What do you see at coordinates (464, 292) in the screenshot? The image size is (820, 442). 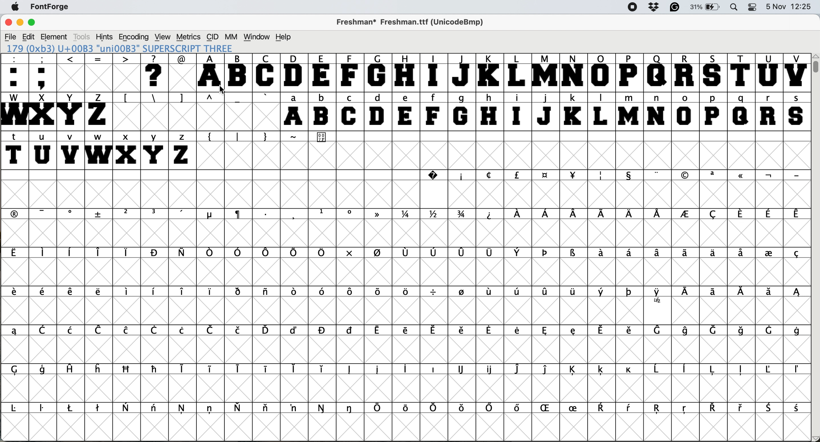 I see `symbol` at bounding box center [464, 292].